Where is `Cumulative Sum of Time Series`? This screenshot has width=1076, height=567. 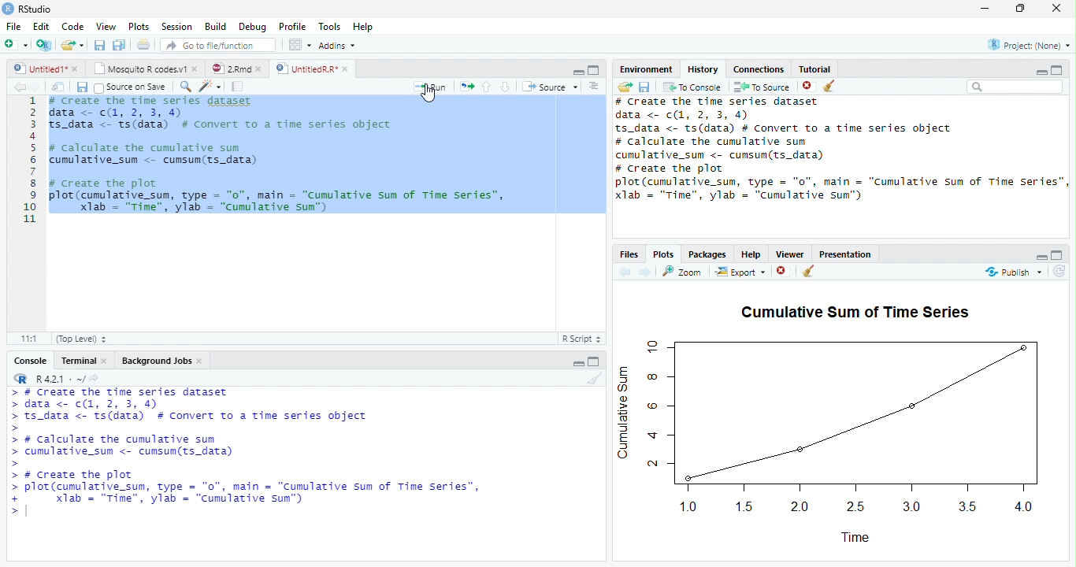 Cumulative Sum of Time Series is located at coordinates (857, 311).